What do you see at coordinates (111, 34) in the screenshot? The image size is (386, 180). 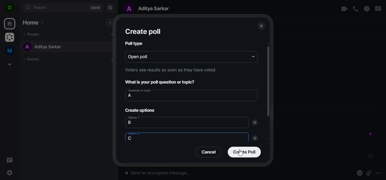 I see `add` at bounding box center [111, 34].